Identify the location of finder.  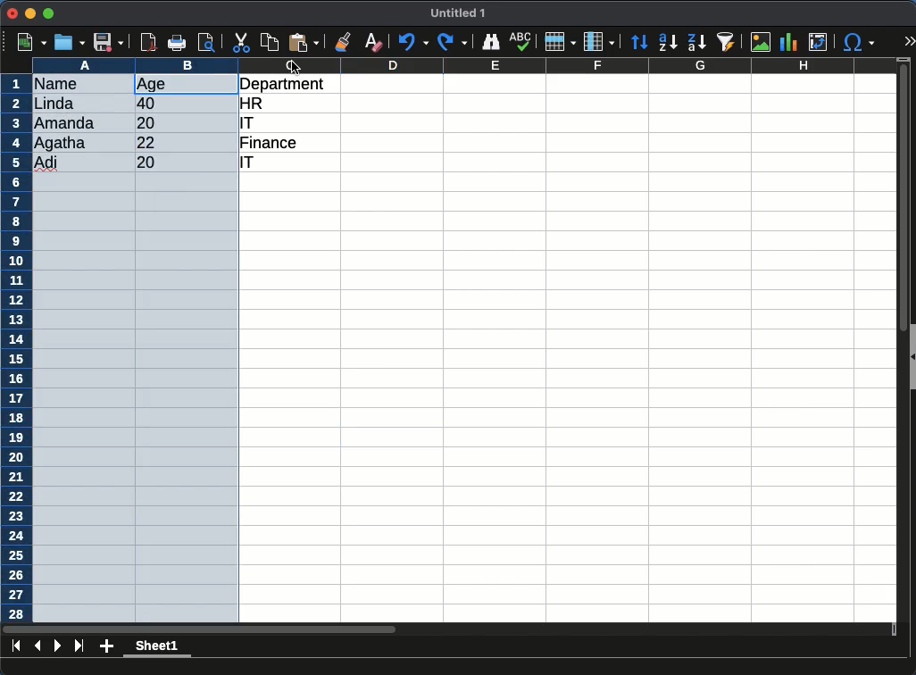
(493, 42).